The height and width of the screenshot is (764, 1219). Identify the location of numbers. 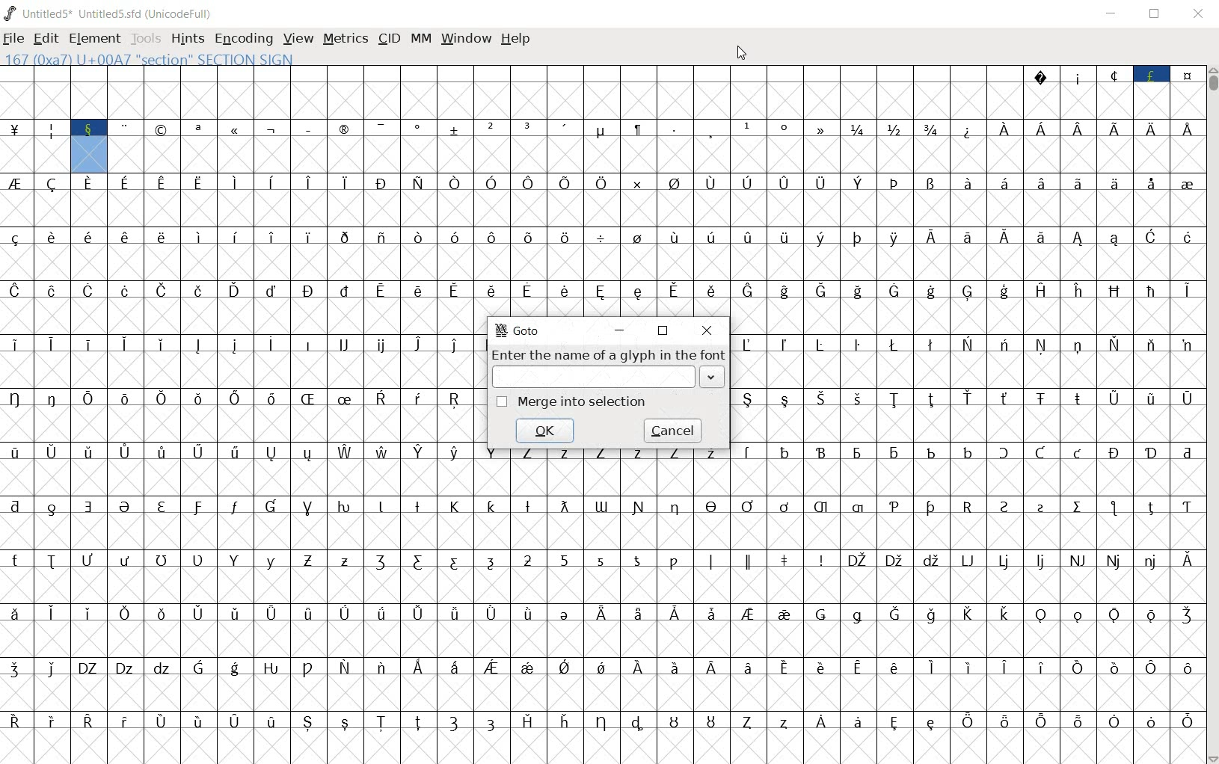
(510, 147).